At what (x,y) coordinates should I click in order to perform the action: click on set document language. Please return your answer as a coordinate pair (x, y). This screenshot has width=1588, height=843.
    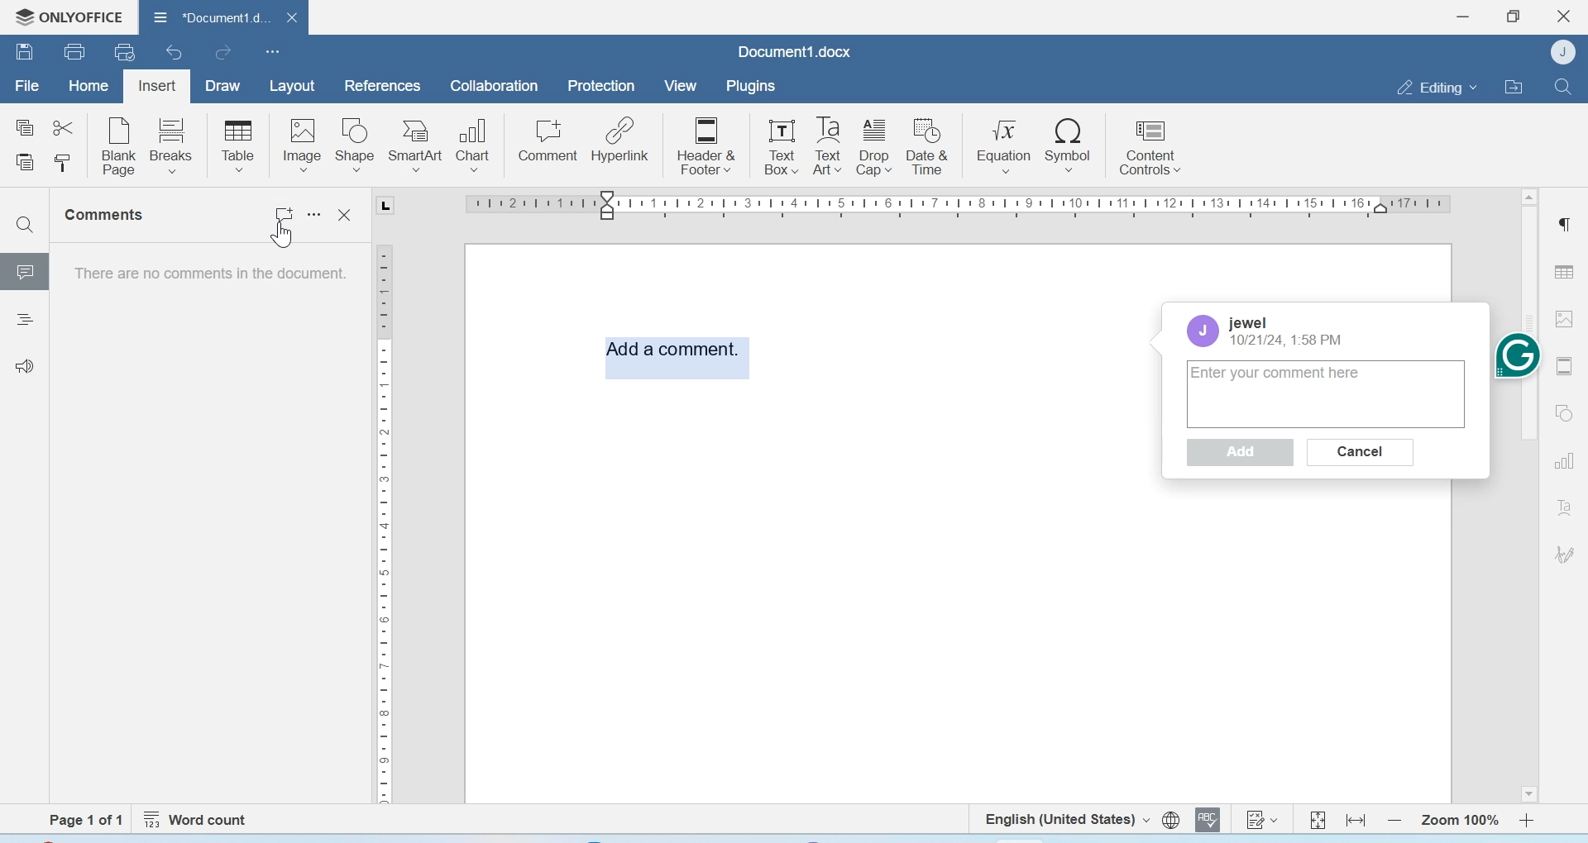
    Looking at the image, I should click on (1171, 820).